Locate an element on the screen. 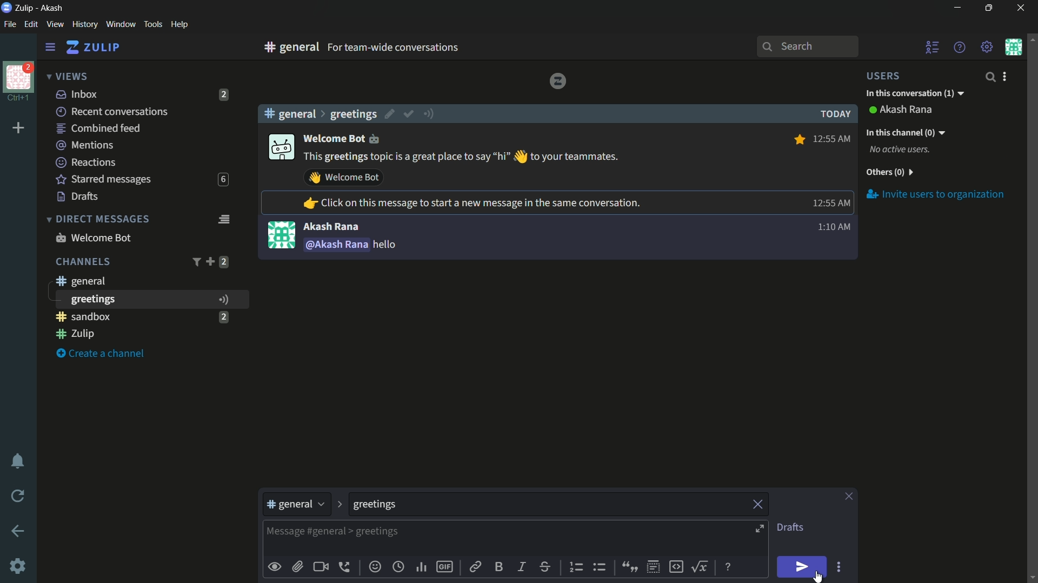  Settings is located at coordinates (18, 566).